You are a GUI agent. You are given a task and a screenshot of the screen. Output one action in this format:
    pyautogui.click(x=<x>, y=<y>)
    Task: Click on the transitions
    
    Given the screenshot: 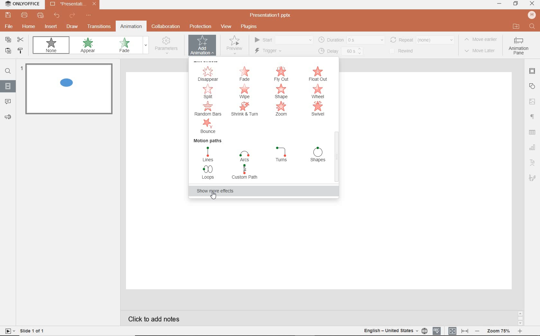 What is the action you would take?
    pyautogui.click(x=99, y=27)
    